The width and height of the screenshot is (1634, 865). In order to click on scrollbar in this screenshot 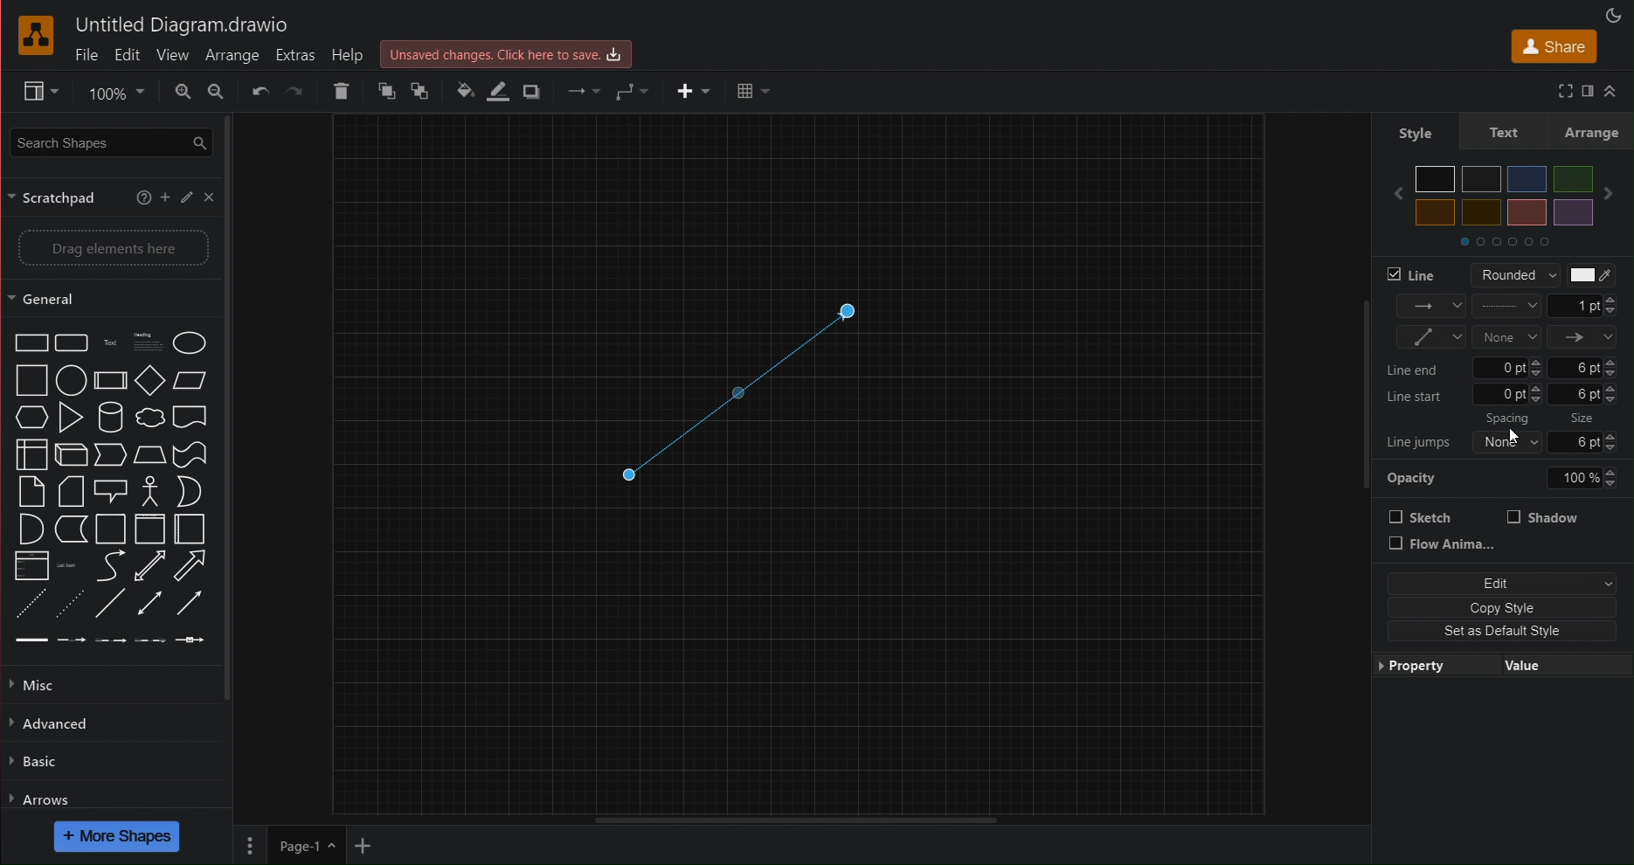, I will do `click(235, 407)`.